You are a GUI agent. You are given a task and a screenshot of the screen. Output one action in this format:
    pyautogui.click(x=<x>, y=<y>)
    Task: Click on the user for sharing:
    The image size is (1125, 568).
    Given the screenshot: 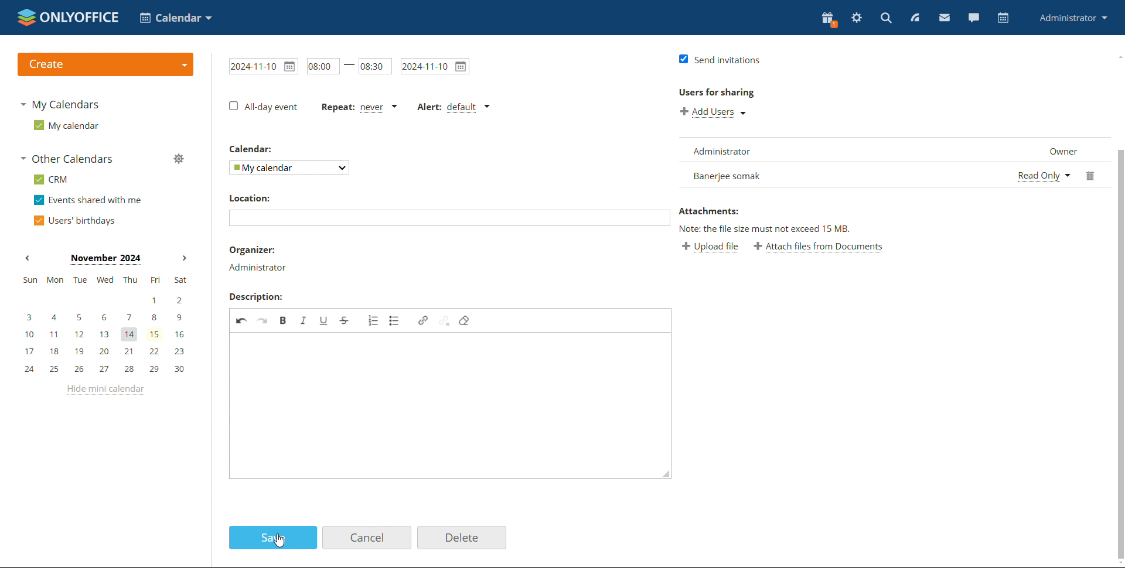 What is the action you would take?
    pyautogui.click(x=734, y=93)
    